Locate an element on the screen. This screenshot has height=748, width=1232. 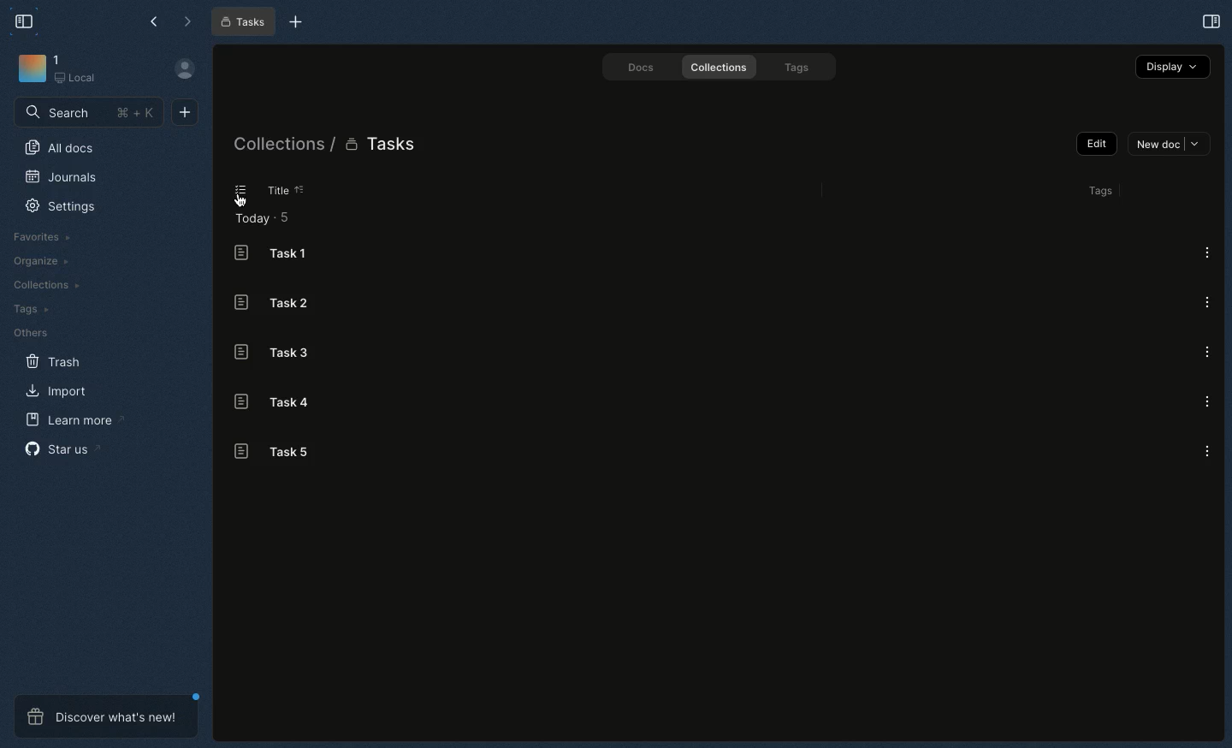
Collections is located at coordinates (49, 286).